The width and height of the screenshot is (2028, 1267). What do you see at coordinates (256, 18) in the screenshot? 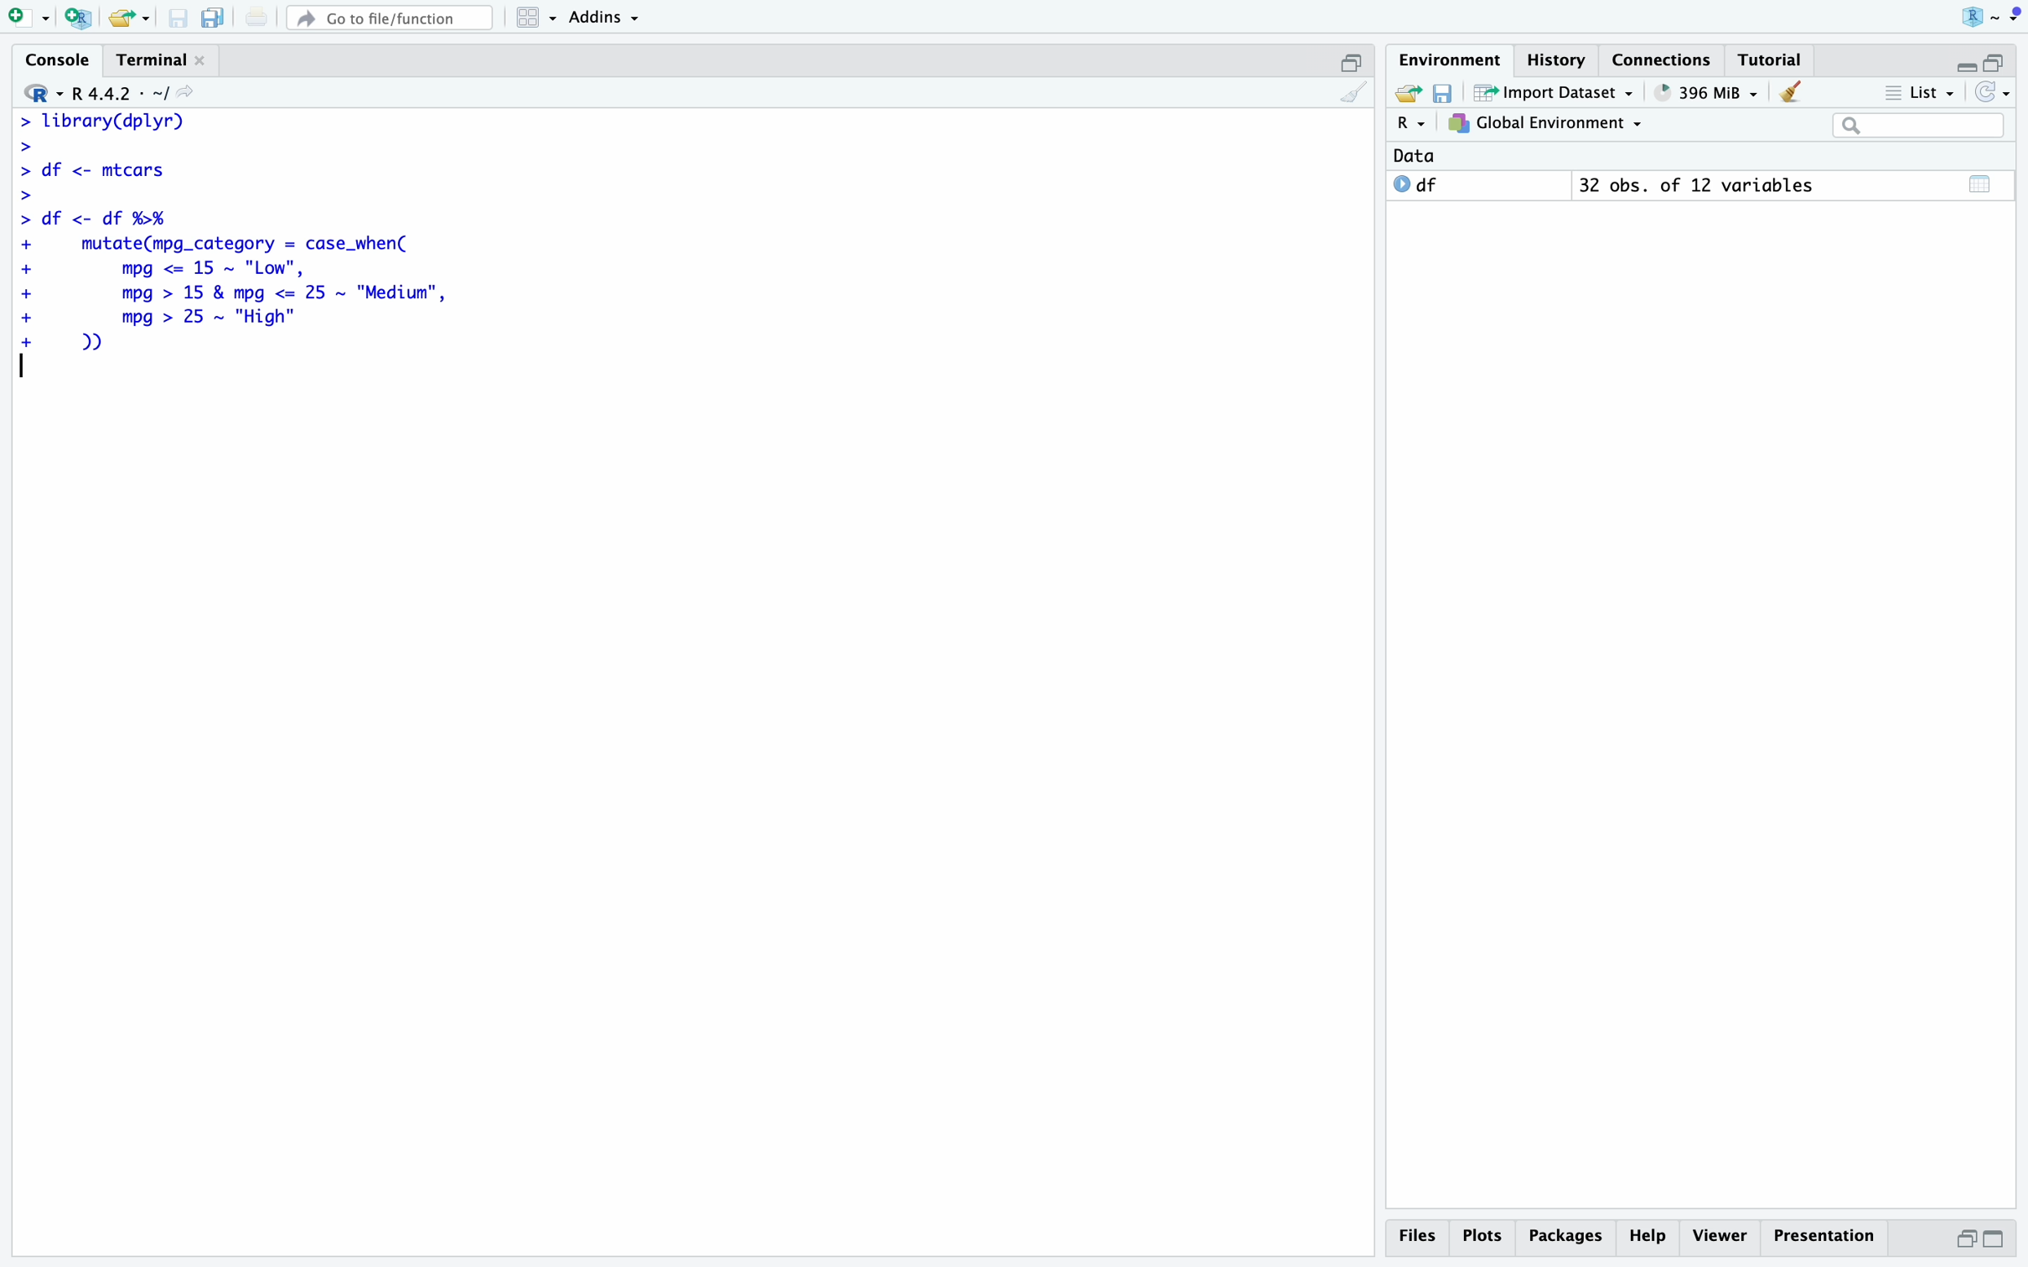
I see `print` at bounding box center [256, 18].